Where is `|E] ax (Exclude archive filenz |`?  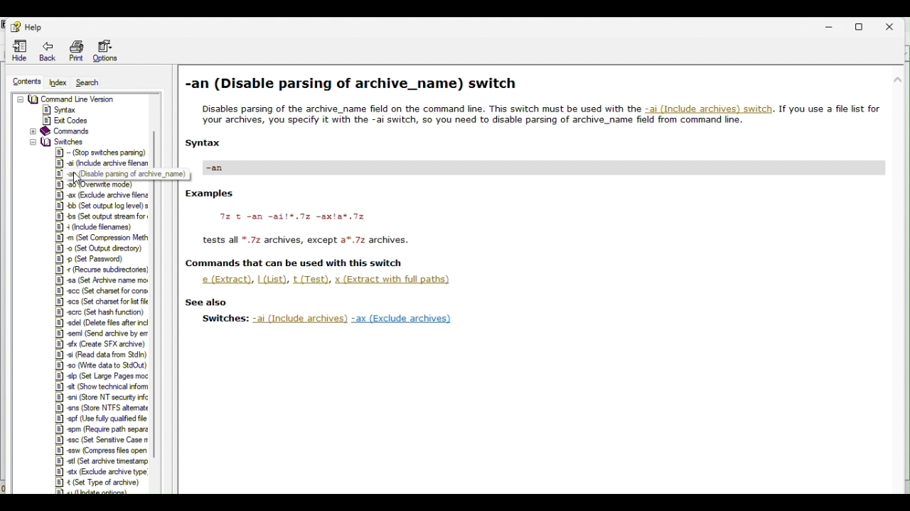 |E] ax (Exclude archive filenz | is located at coordinates (104, 196).